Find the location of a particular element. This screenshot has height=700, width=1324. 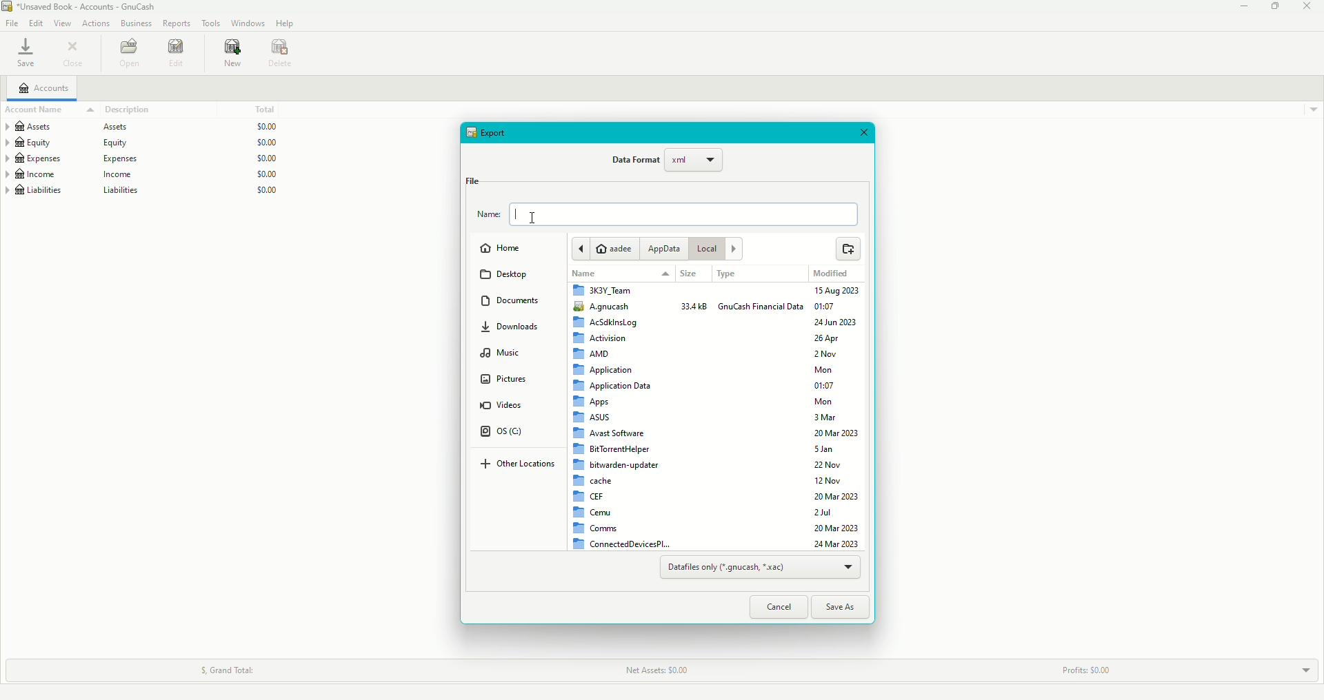

Net assets is located at coordinates (658, 670).